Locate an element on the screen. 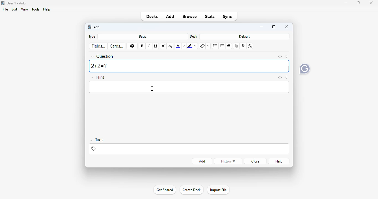  subscript is located at coordinates (170, 46).